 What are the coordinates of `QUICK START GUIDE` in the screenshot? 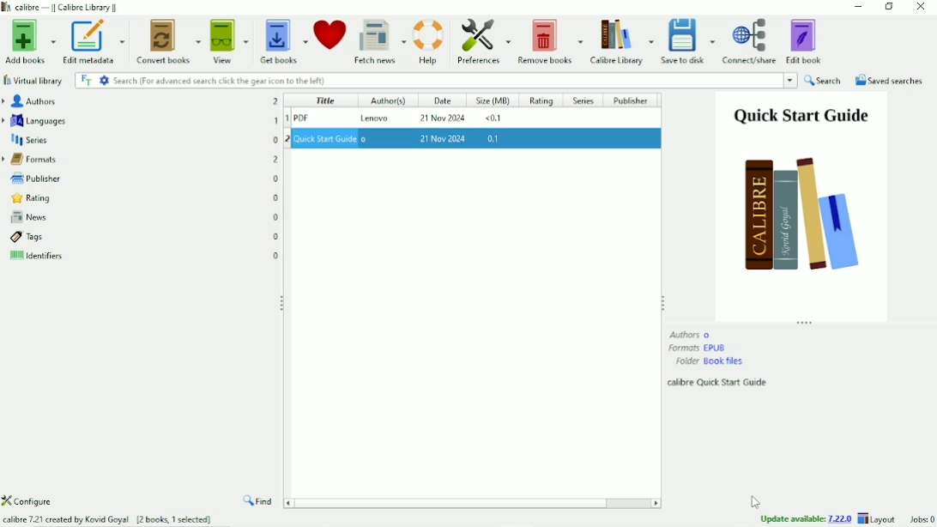 It's located at (325, 138).